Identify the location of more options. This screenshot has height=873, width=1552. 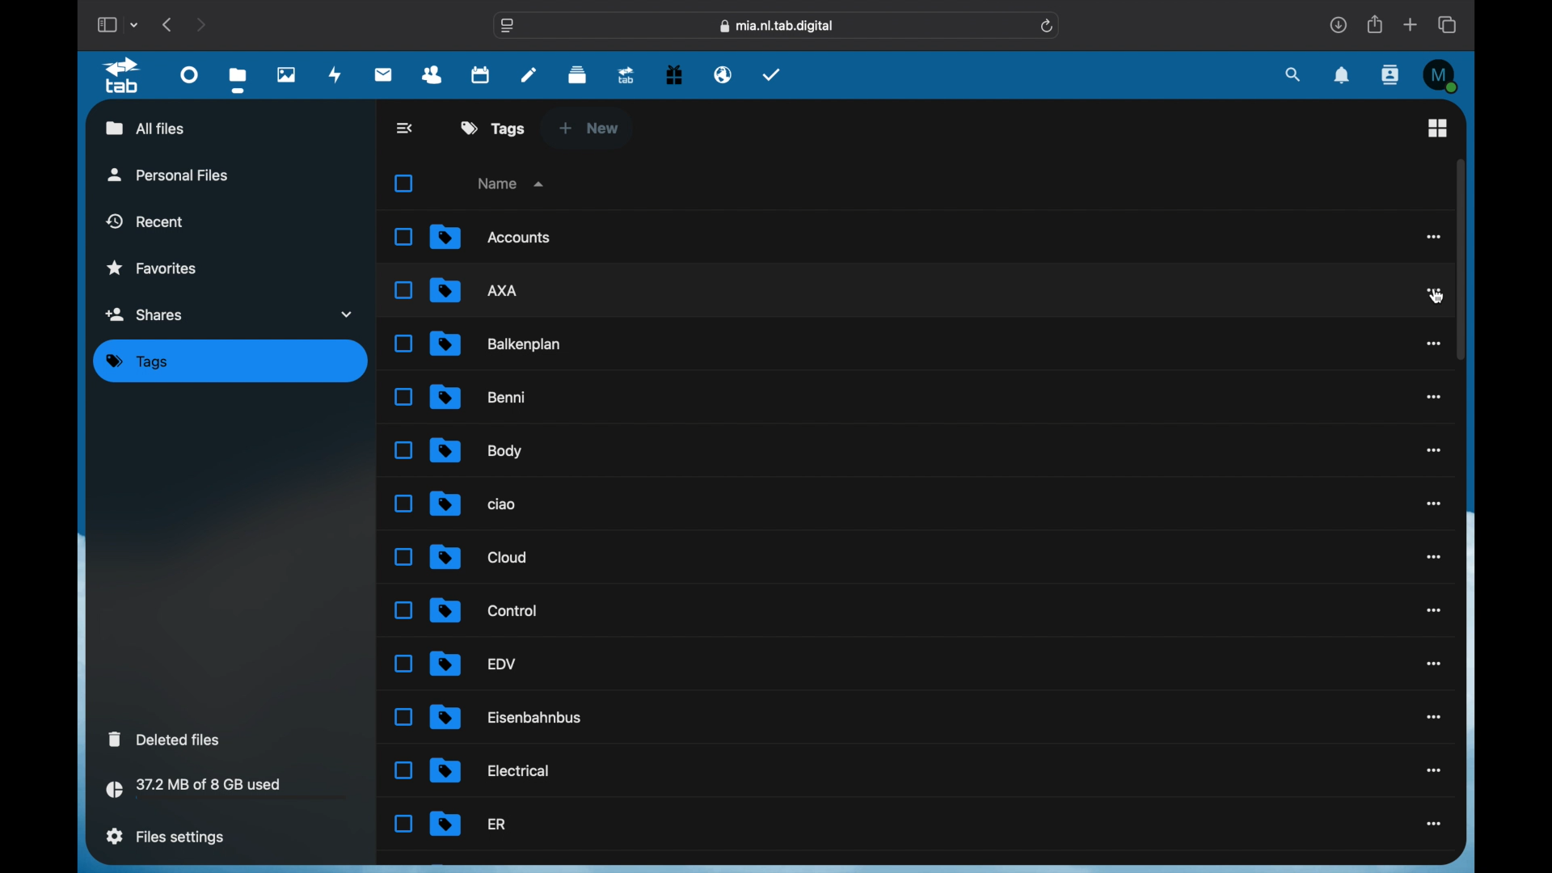
(1435, 395).